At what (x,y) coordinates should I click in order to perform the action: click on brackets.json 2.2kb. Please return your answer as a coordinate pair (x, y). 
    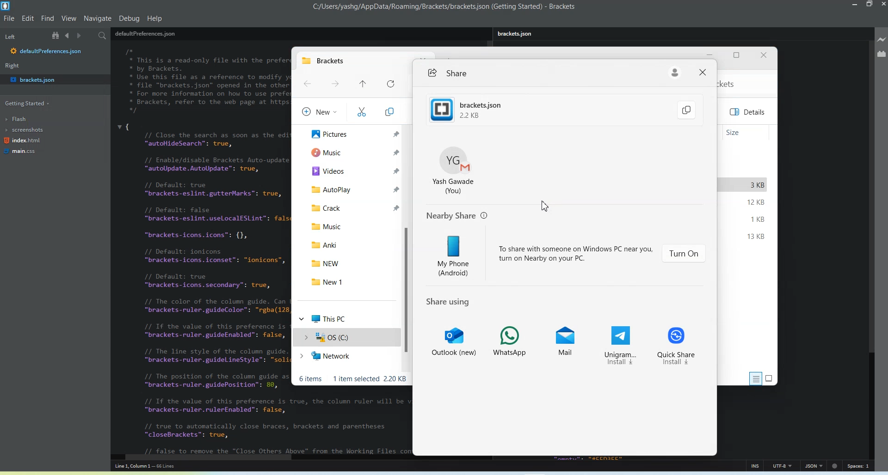
    Looking at the image, I should click on (538, 110).